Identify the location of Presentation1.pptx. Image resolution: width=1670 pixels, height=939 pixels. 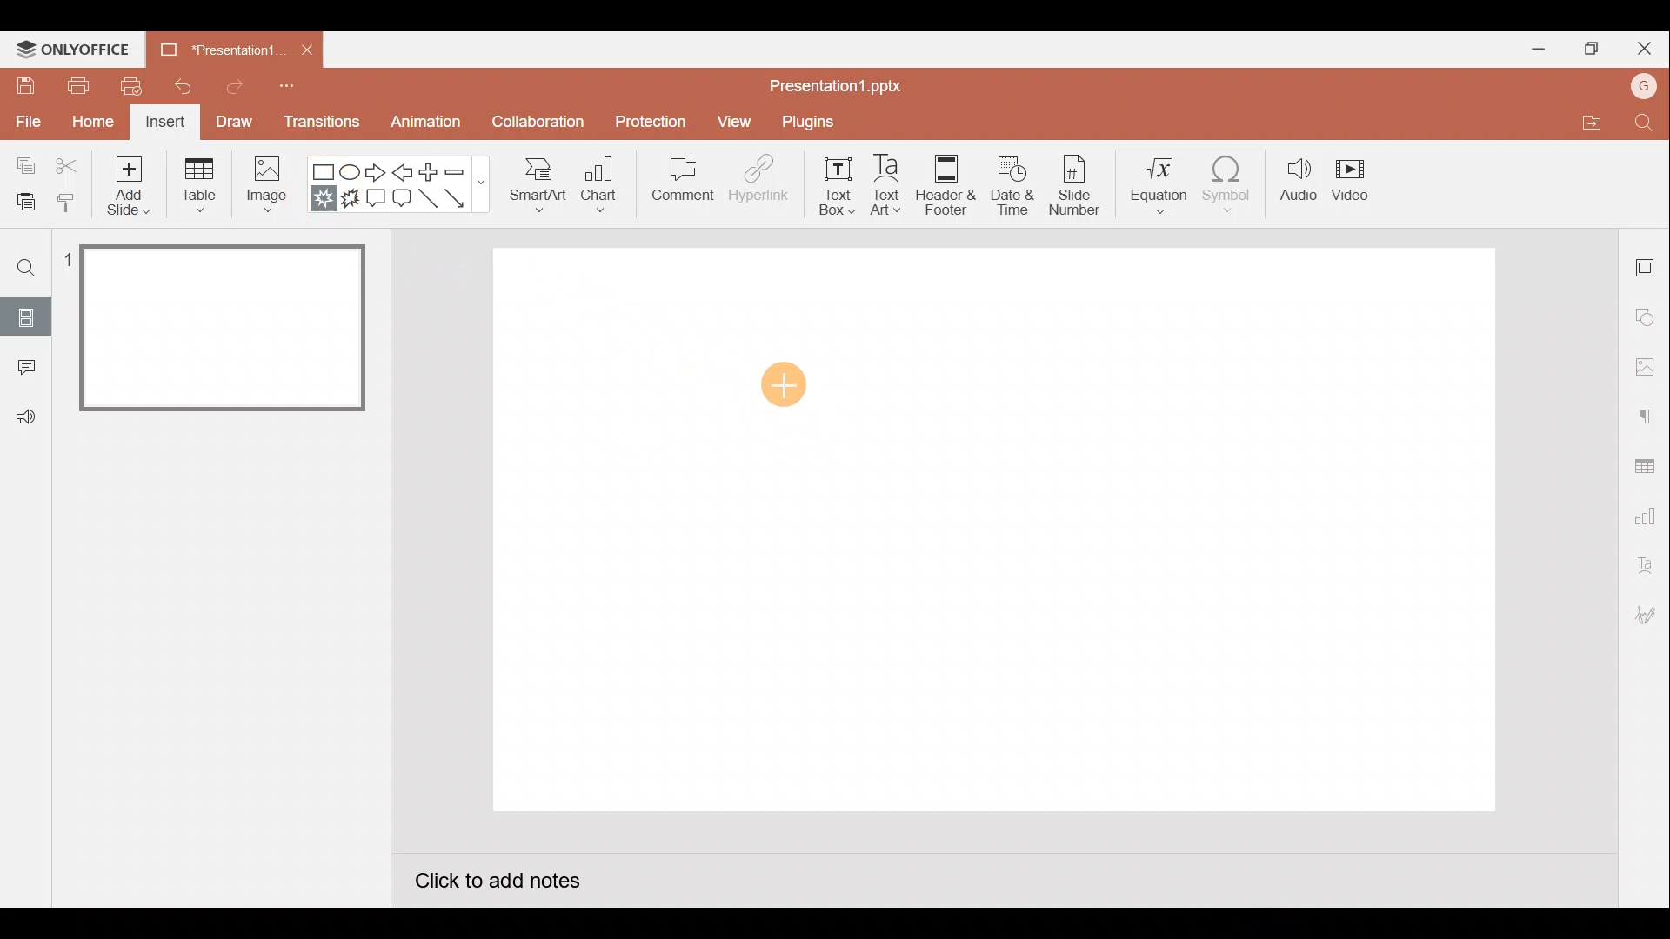
(832, 84).